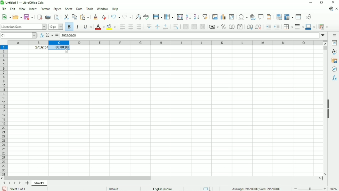 This screenshot has height=191, width=339. What do you see at coordinates (69, 27) in the screenshot?
I see `Bold` at bounding box center [69, 27].